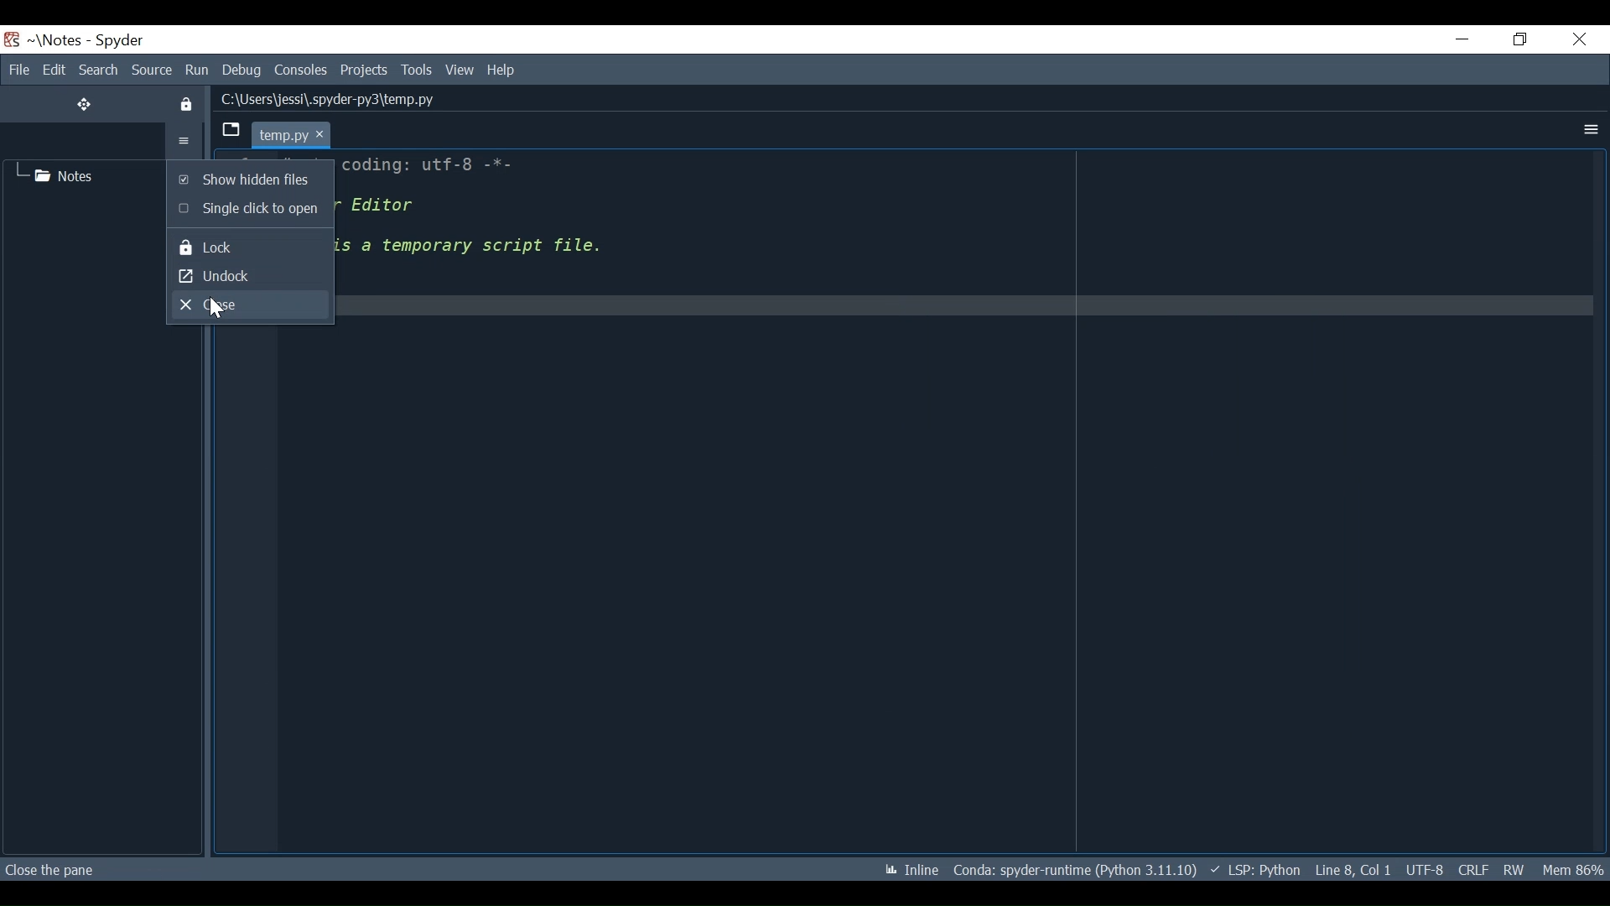 The width and height of the screenshot is (1610, 906). What do you see at coordinates (1518, 40) in the screenshot?
I see `Restore` at bounding box center [1518, 40].